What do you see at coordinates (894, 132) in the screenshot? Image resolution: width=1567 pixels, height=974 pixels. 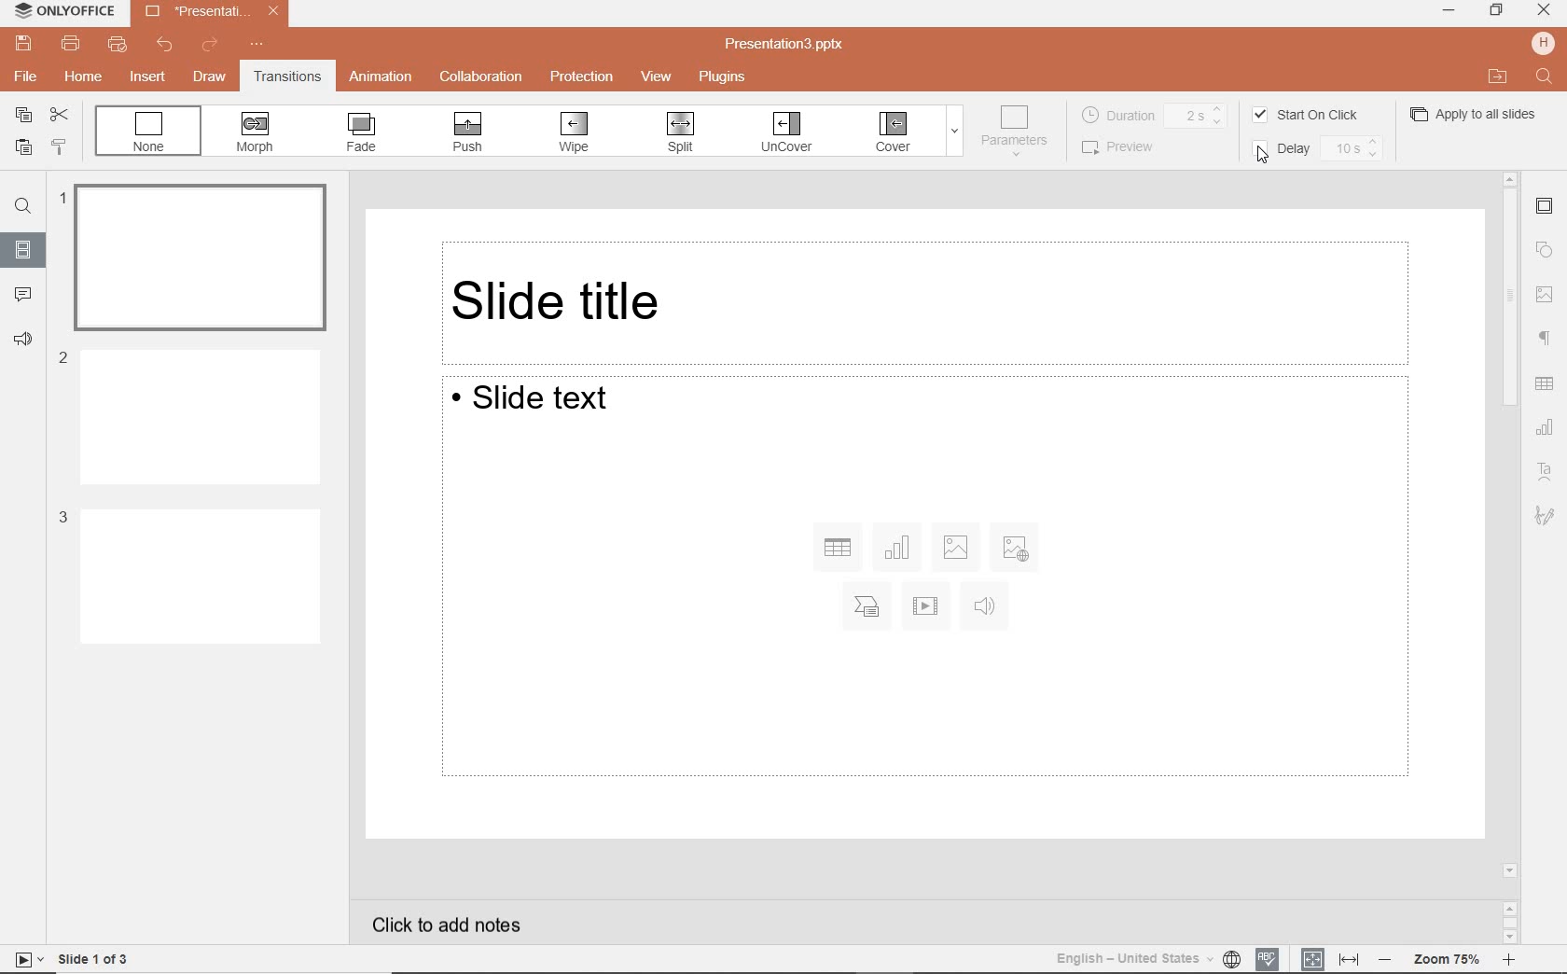 I see `COVER` at bounding box center [894, 132].